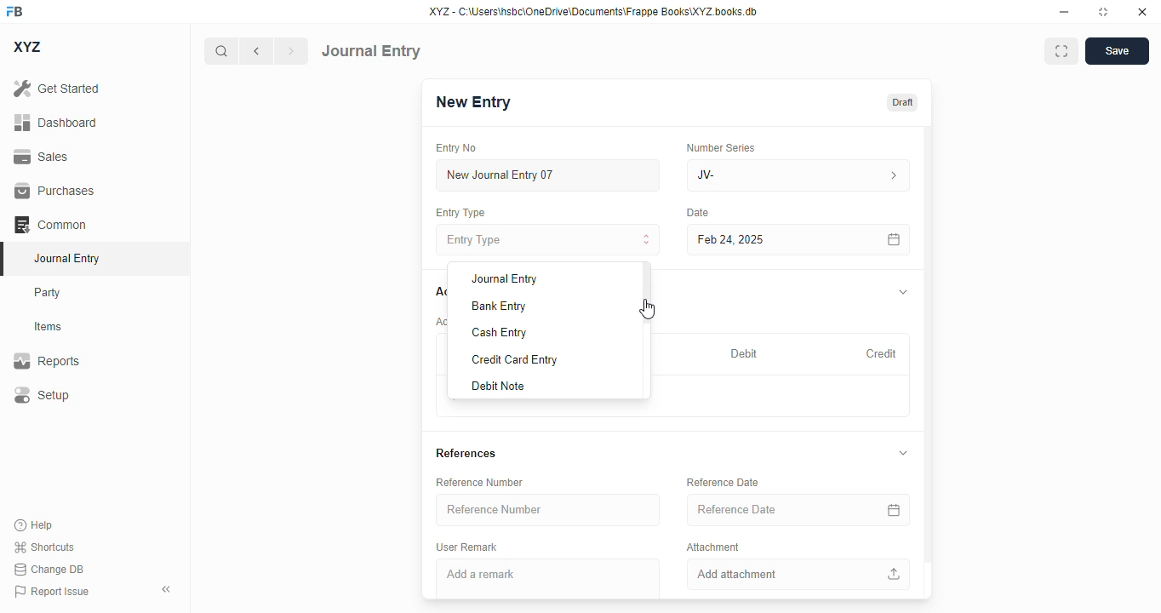  I want to click on accounts, so click(439, 293).